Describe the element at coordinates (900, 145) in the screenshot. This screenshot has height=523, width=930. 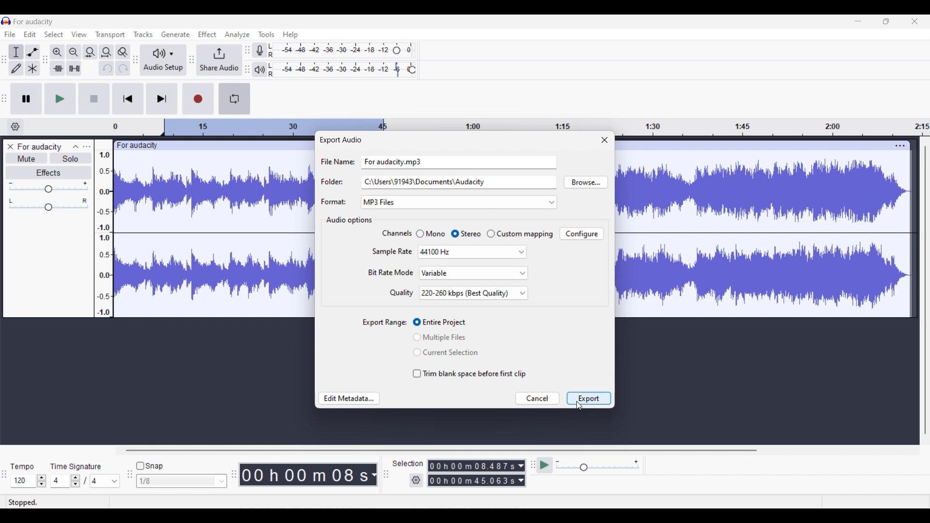
I see `Track settings` at that location.